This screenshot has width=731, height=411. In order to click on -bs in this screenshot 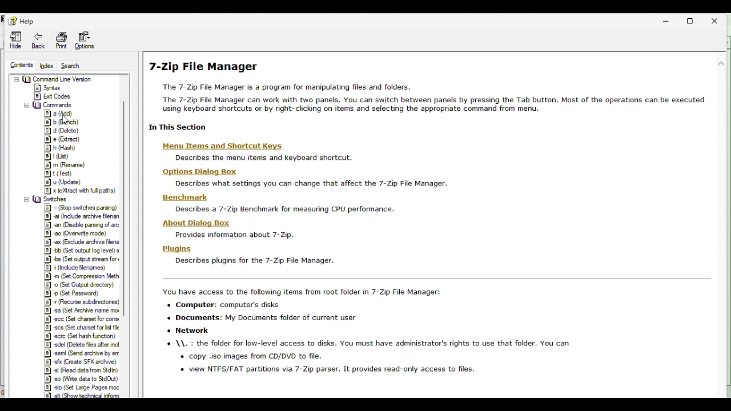, I will do `click(82, 259)`.